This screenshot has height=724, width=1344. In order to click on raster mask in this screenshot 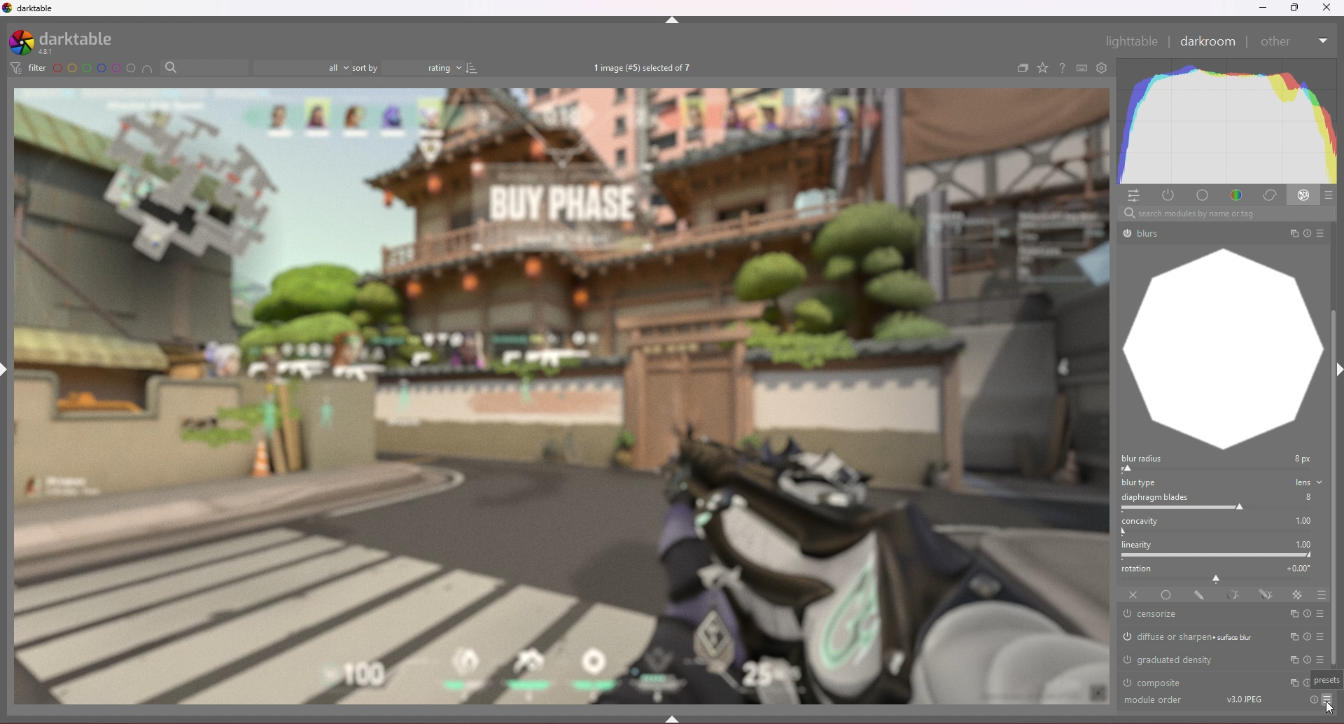, I will do `click(1296, 594)`.